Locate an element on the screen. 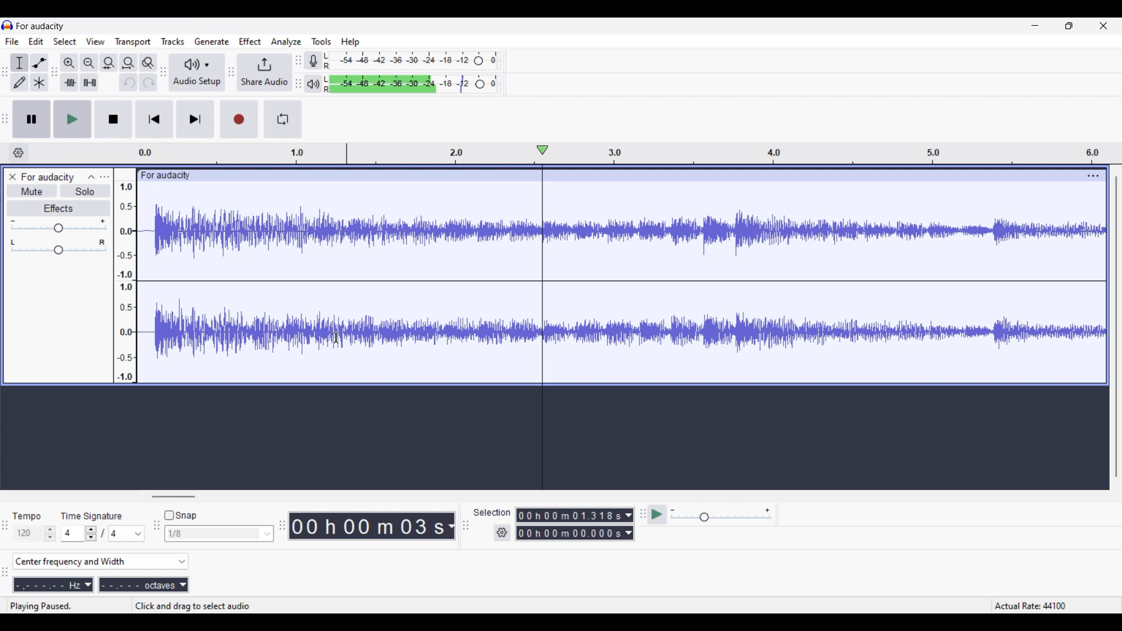  Current track is located at coordinates (610, 276).